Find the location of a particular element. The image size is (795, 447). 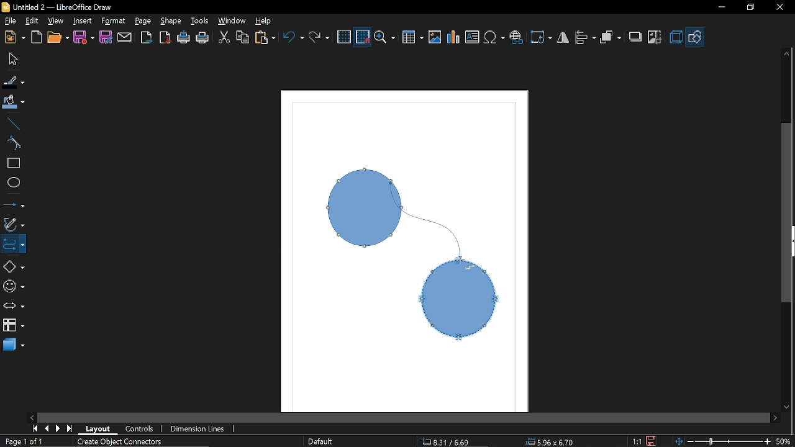

New is located at coordinates (14, 38).